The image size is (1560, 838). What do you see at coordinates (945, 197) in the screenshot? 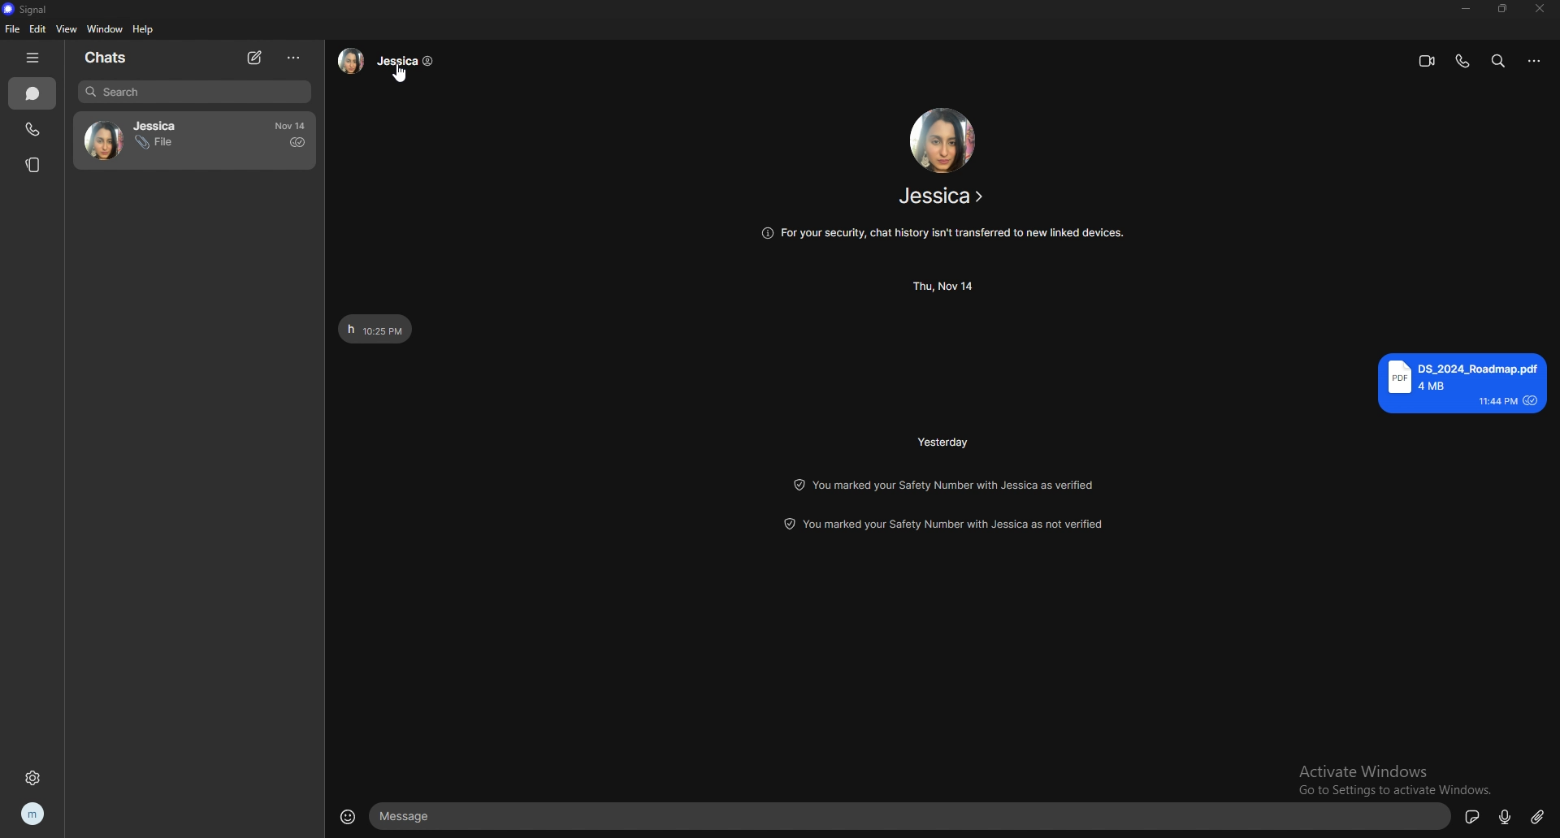
I see `contact info` at bounding box center [945, 197].